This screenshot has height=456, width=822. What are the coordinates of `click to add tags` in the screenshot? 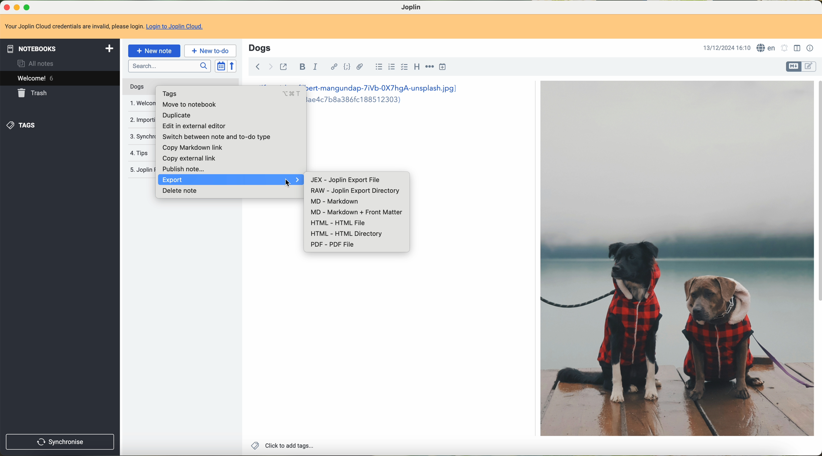 It's located at (281, 445).